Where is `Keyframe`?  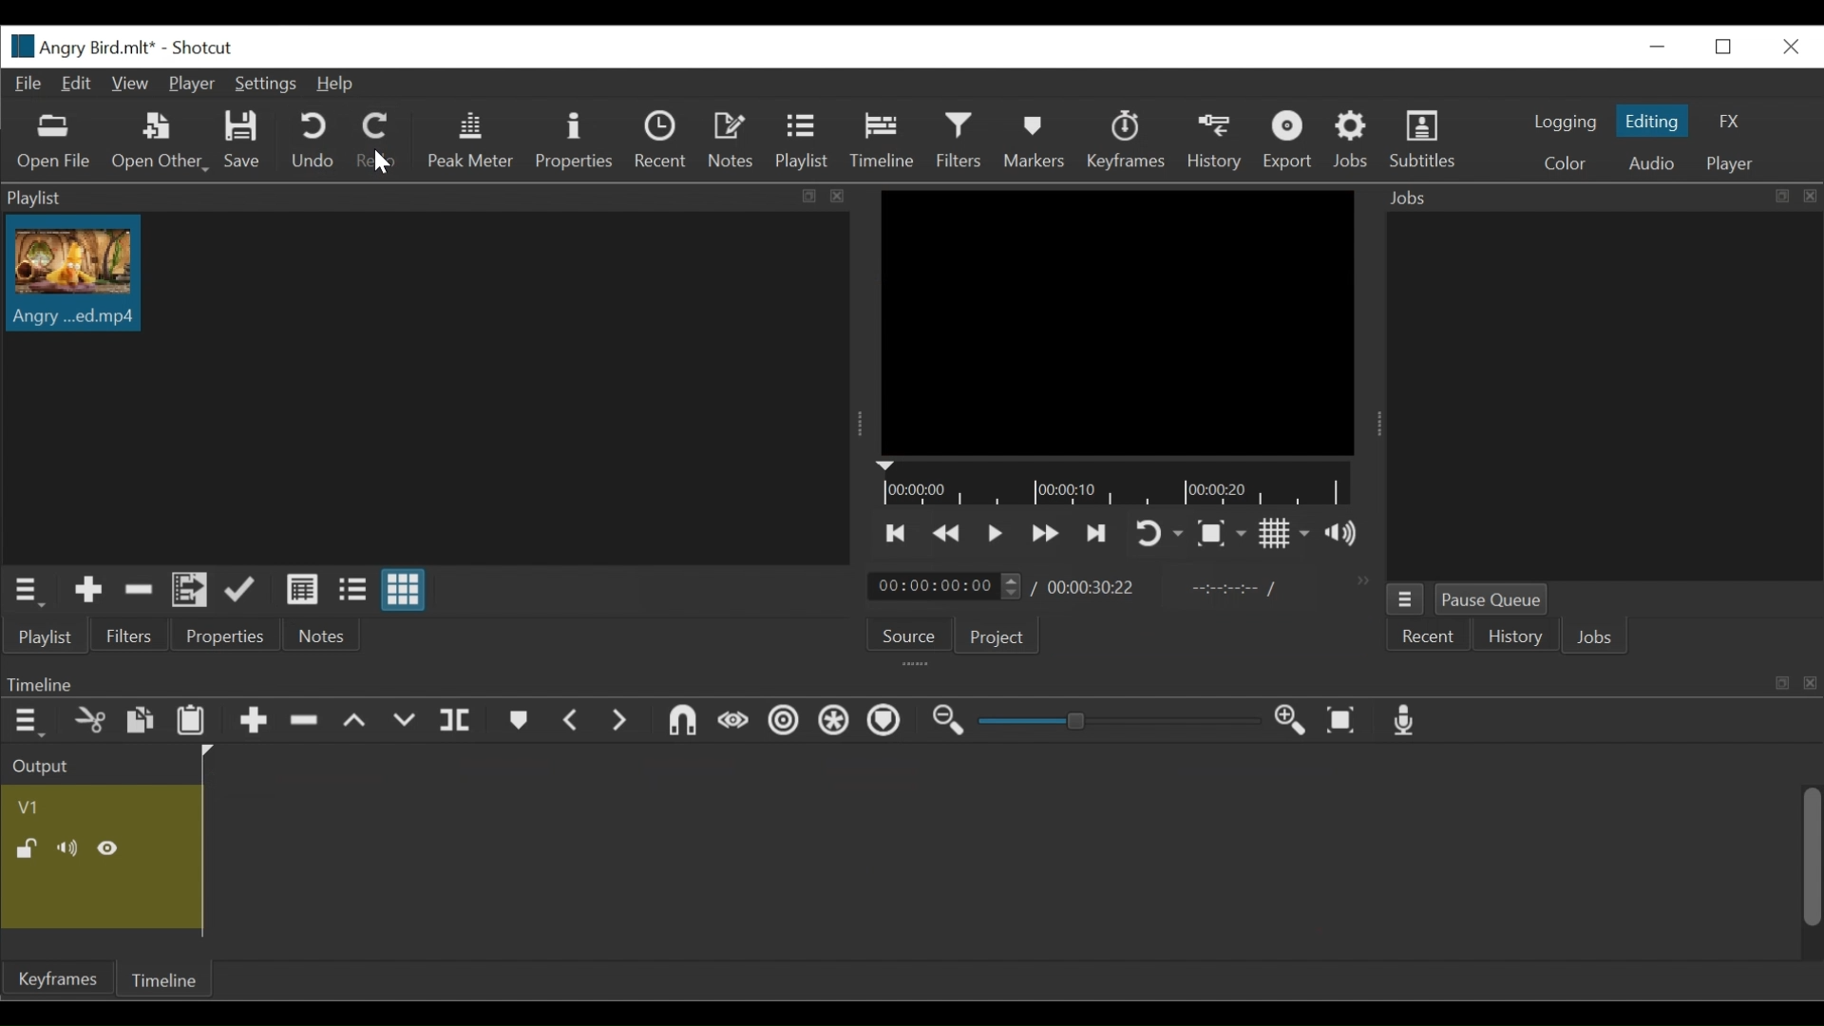
Keyframe is located at coordinates (56, 981).